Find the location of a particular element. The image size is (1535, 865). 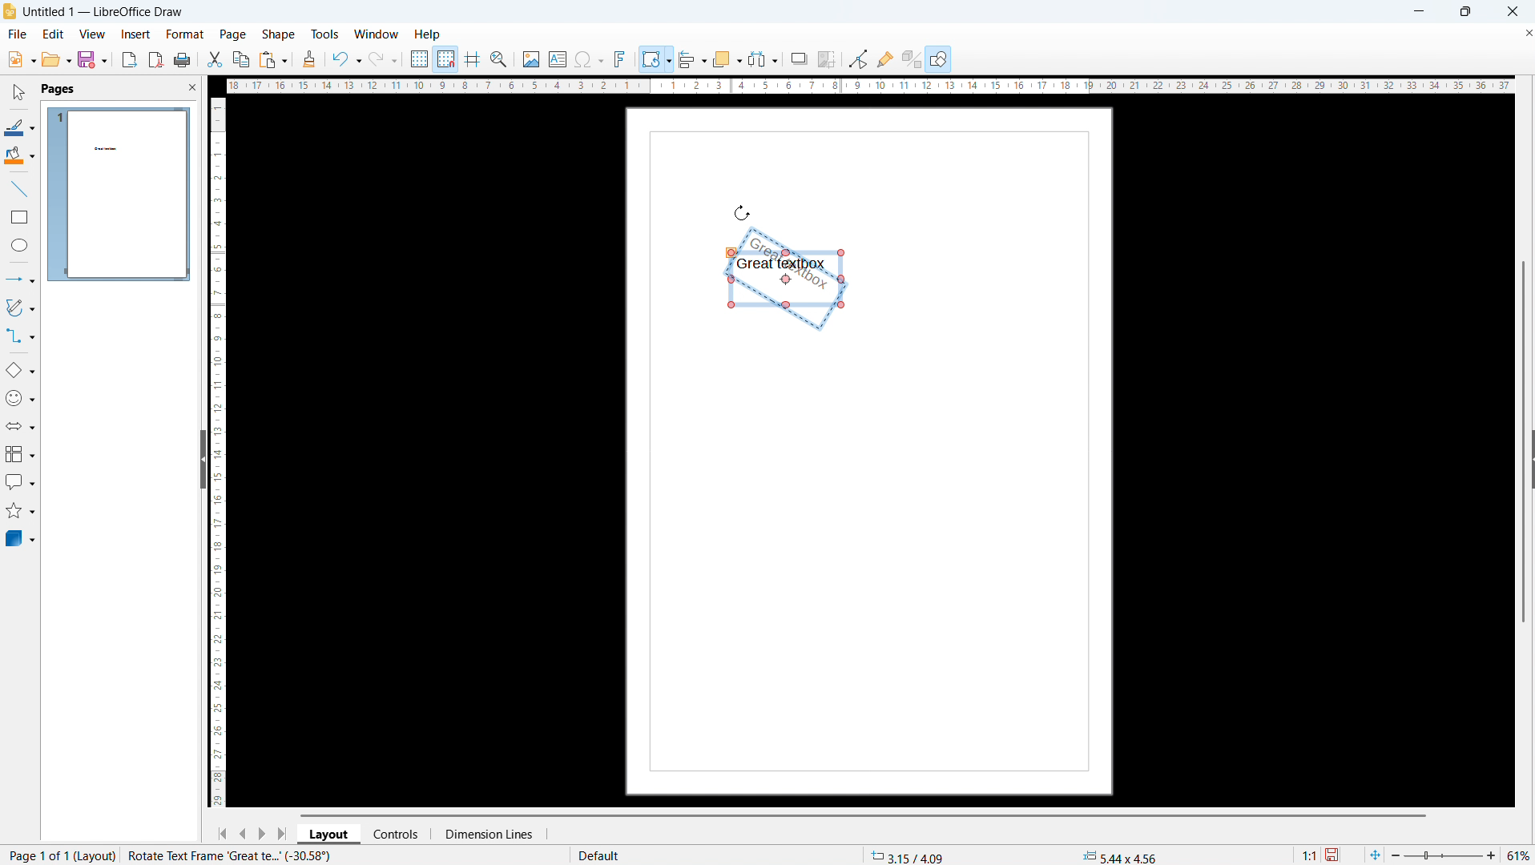

page number is located at coordinates (58, 856).